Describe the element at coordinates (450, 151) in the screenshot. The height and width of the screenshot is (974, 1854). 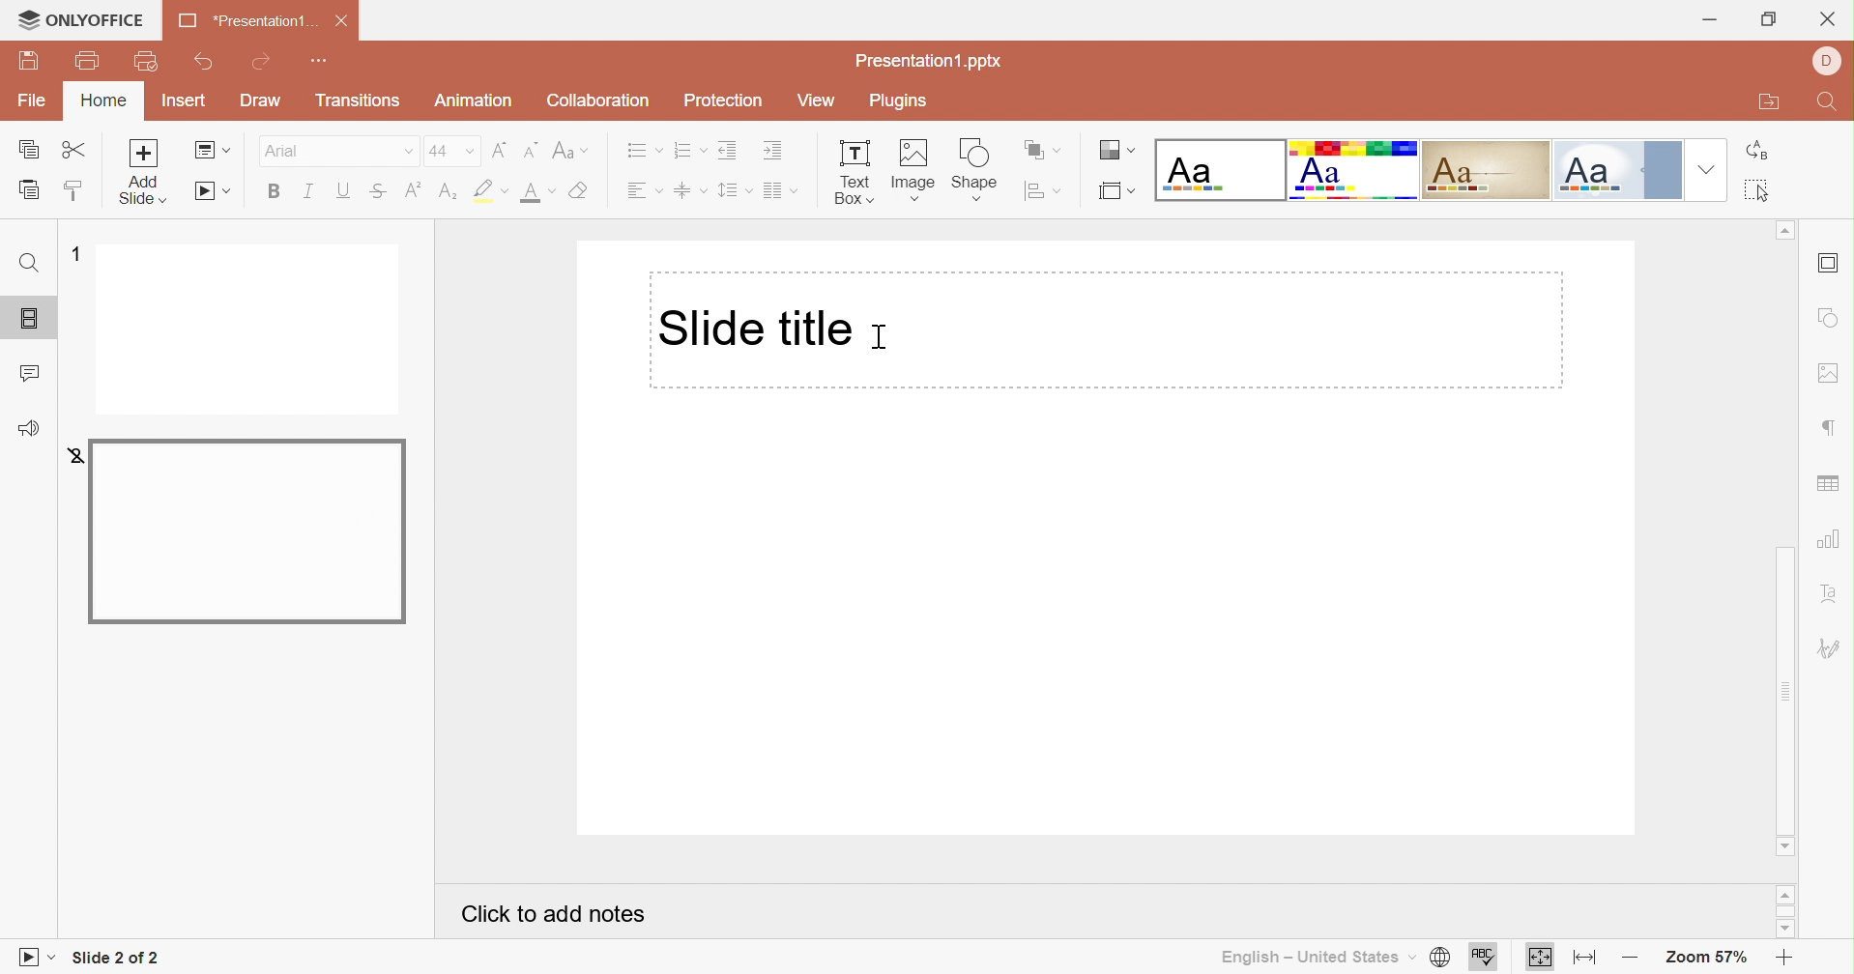
I see `Font size` at that location.